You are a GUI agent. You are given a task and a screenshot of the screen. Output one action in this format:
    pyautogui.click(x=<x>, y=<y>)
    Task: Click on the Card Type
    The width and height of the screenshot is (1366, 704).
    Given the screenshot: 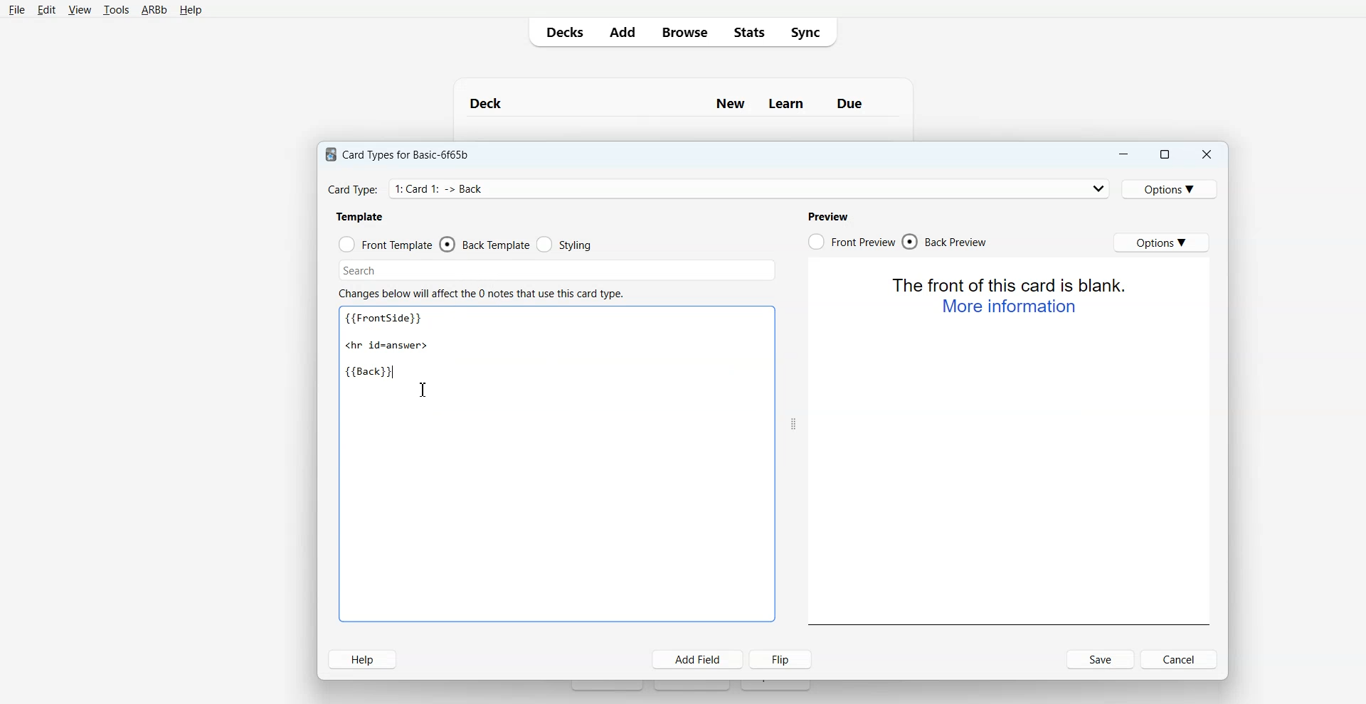 What is the action you would take?
    pyautogui.click(x=718, y=188)
    